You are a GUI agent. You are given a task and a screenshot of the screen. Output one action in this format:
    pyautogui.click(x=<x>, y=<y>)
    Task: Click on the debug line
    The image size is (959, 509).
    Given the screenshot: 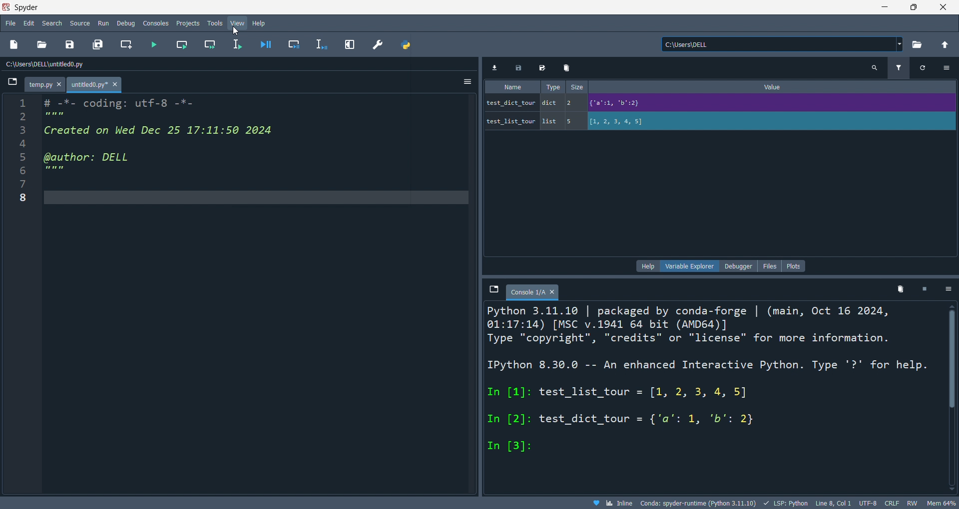 What is the action you would take?
    pyautogui.click(x=323, y=44)
    